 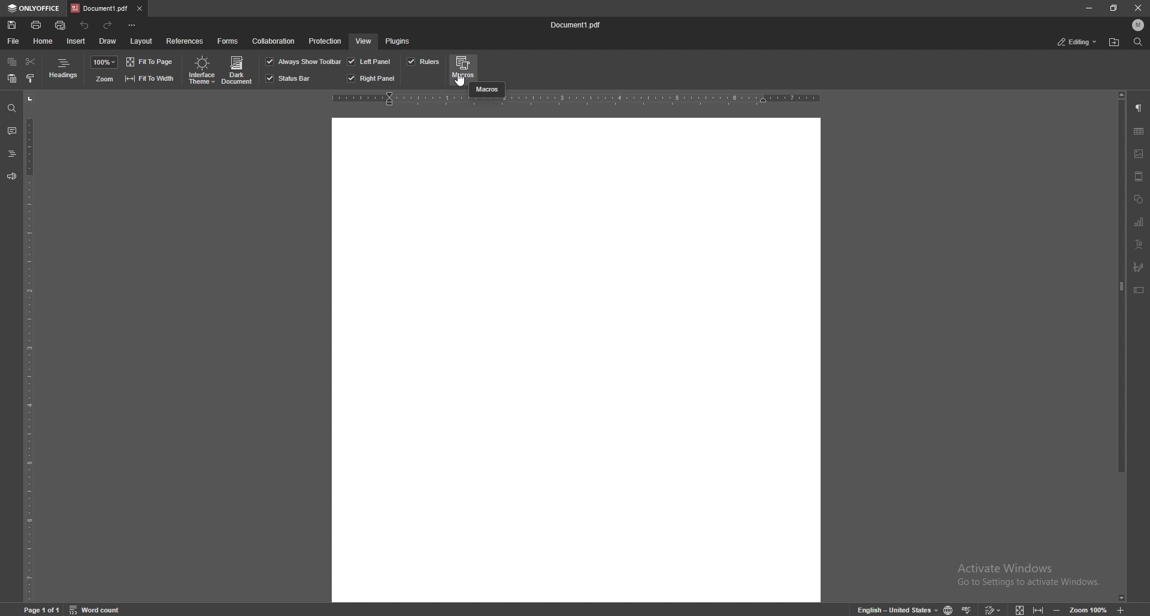 I want to click on page, so click(x=43, y=609).